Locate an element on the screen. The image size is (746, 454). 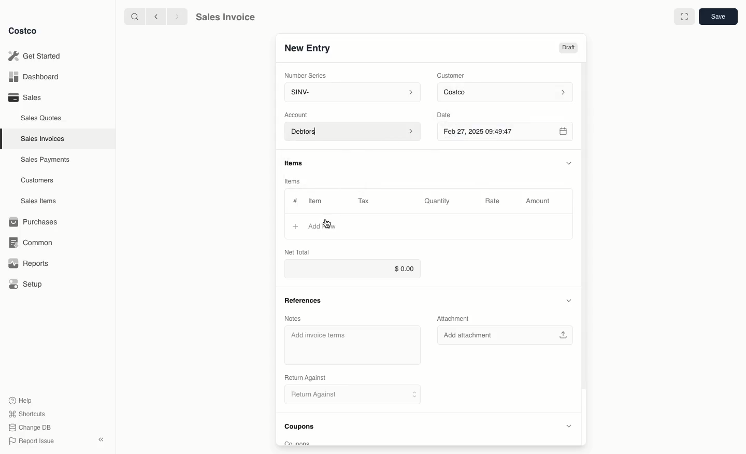
Feb 27, 2025 09:49:47 is located at coordinates (505, 131).